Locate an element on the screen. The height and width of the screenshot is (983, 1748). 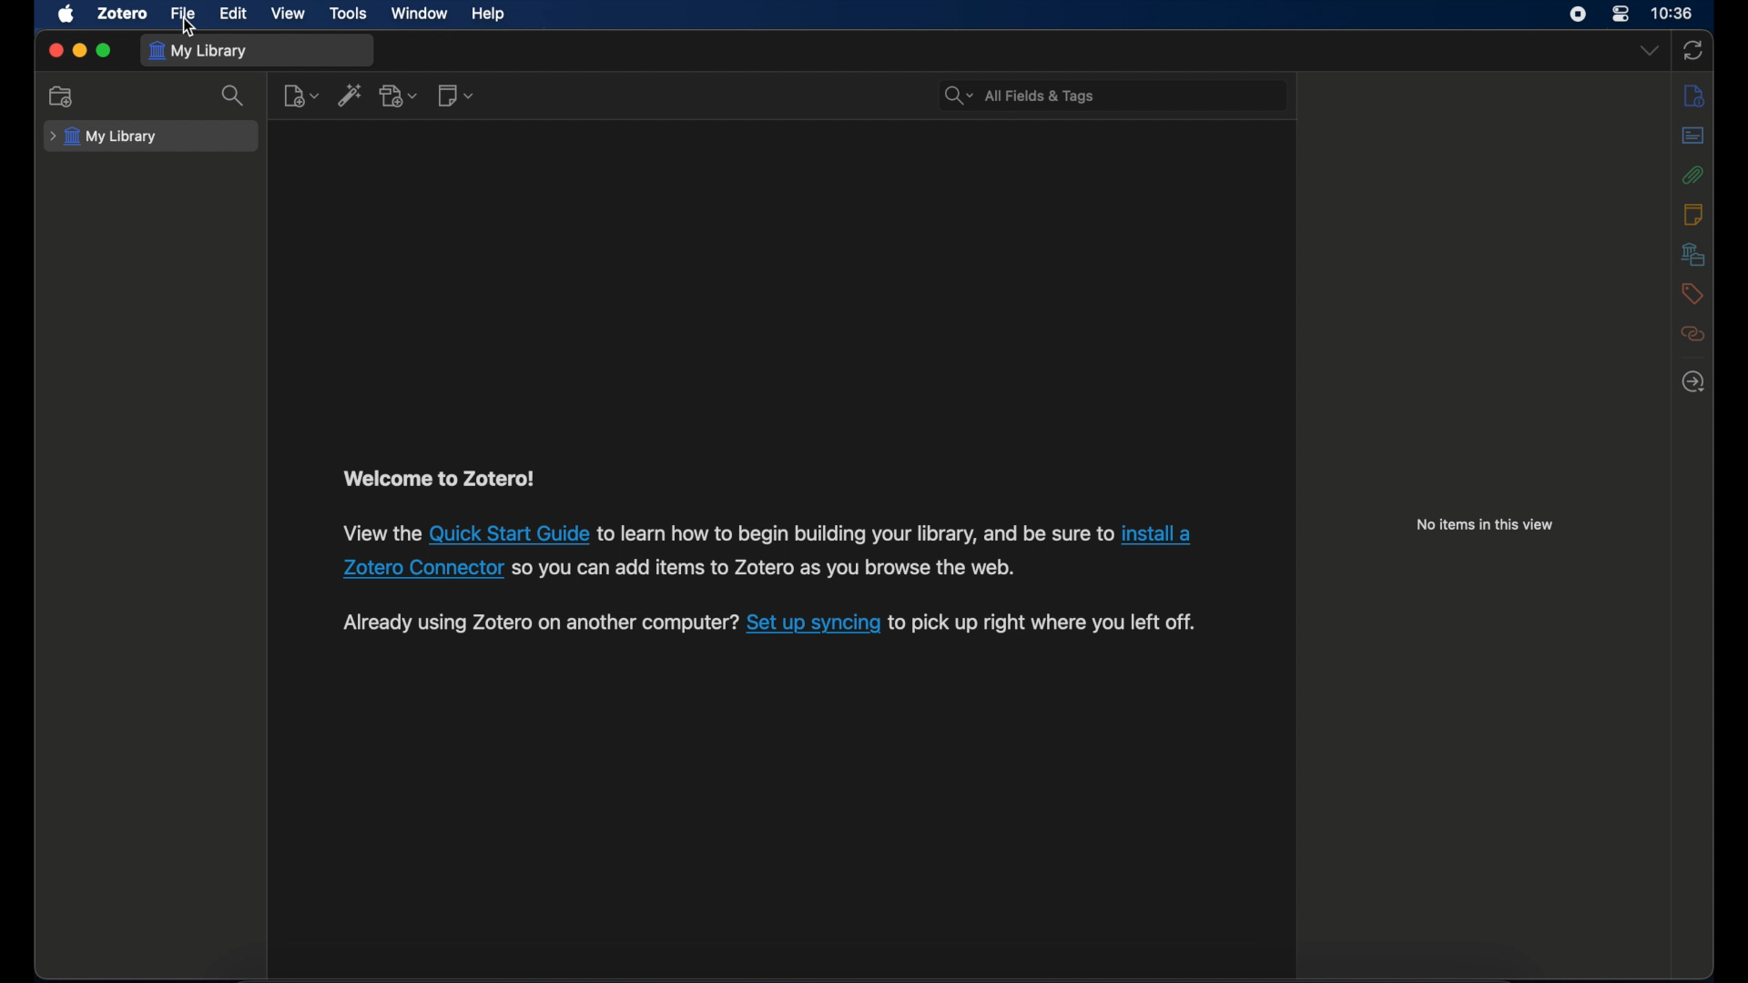
no items in this  view is located at coordinates (1486, 524).